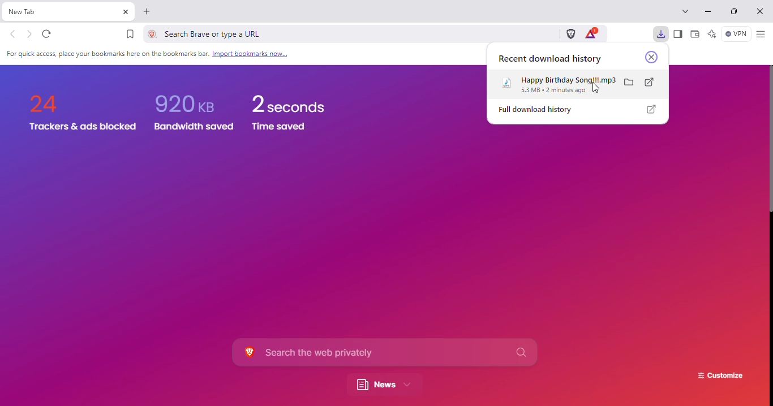 This screenshot has width=773, height=406. Describe the element at coordinates (131, 34) in the screenshot. I see `bookmark this tab` at that location.